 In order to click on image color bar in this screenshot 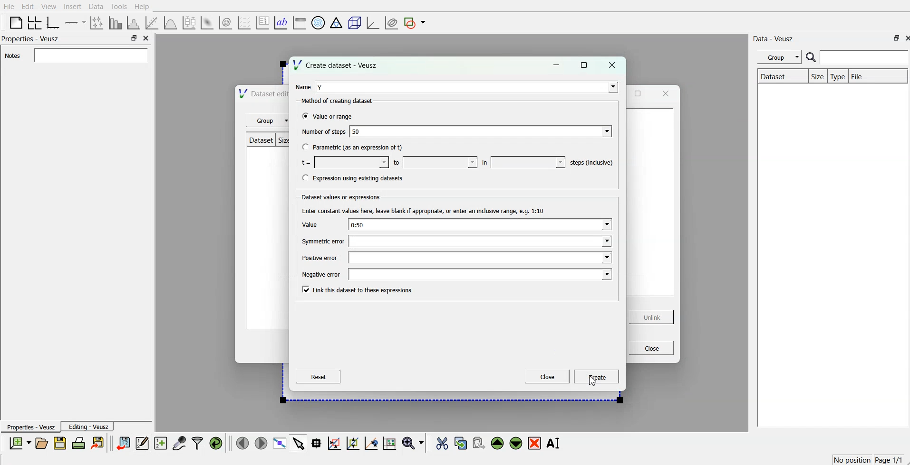, I will do `click(299, 22)`.